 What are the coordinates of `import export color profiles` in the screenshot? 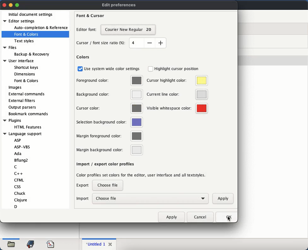 It's located at (142, 169).